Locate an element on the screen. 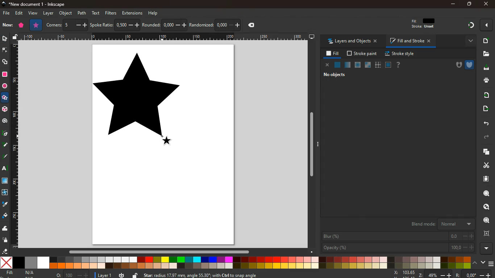 The image size is (495, 278). more is located at coordinates (486, 26).